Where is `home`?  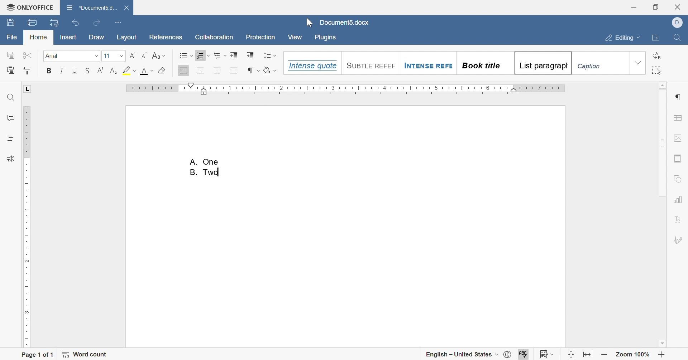 home is located at coordinates (39, 37).